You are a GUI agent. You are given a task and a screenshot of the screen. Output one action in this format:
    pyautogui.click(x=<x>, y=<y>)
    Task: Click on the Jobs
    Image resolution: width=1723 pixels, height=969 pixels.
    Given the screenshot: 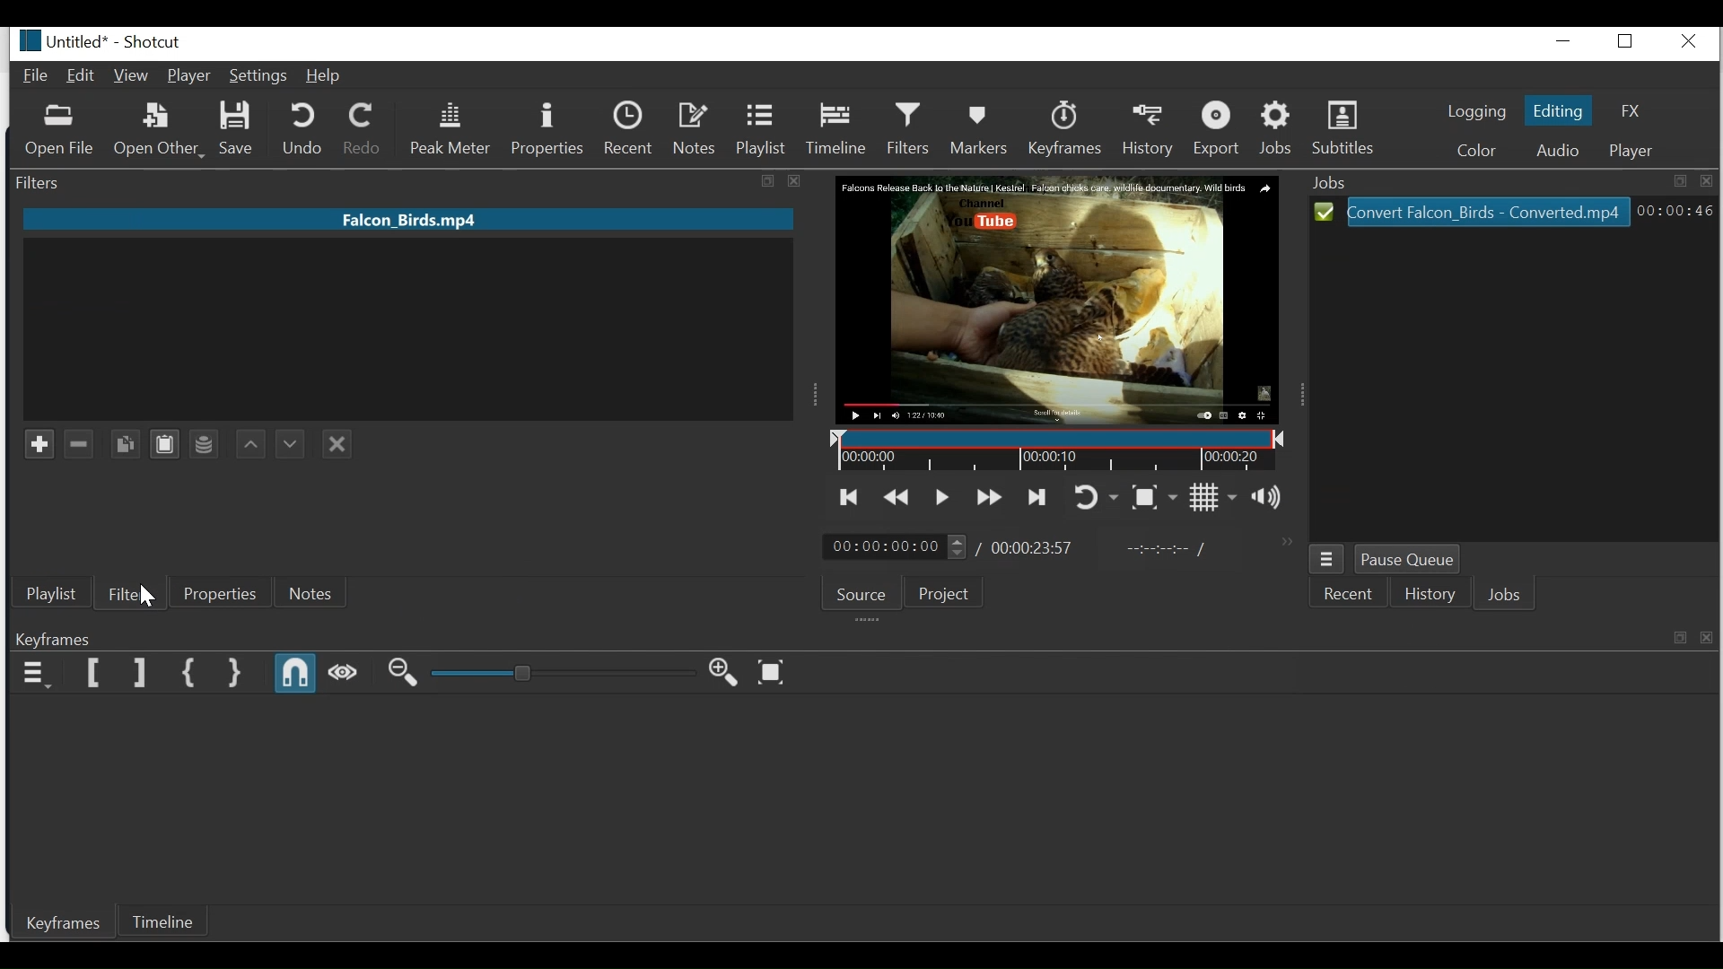 What is the action you would take?
    pyautogui.click(x=1514, y=181)
    